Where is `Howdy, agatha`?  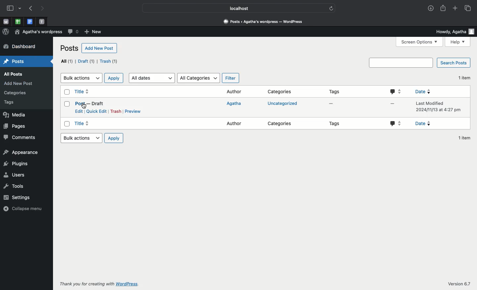 Howdy, agatha is located at coordinates (454, 31).